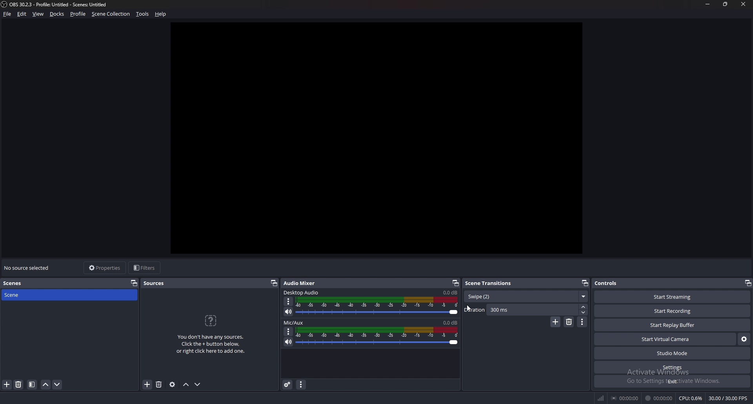  What do you see at coordinates (289, 332) in the screenshot?
I see `options` at bounding box center [289, 332].